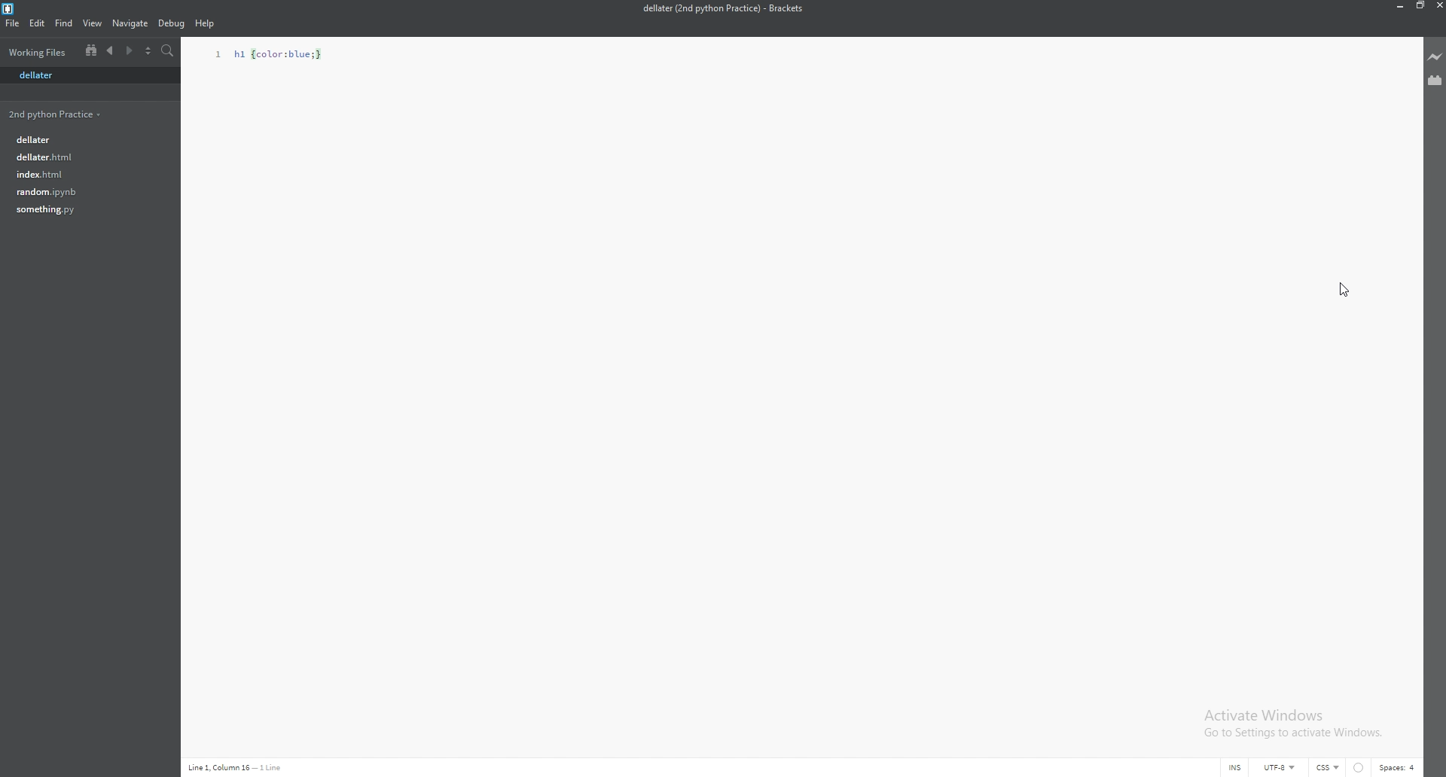 The height and width of the screenshot is (777, 1446). I want to click on folder, so click(57, 114).